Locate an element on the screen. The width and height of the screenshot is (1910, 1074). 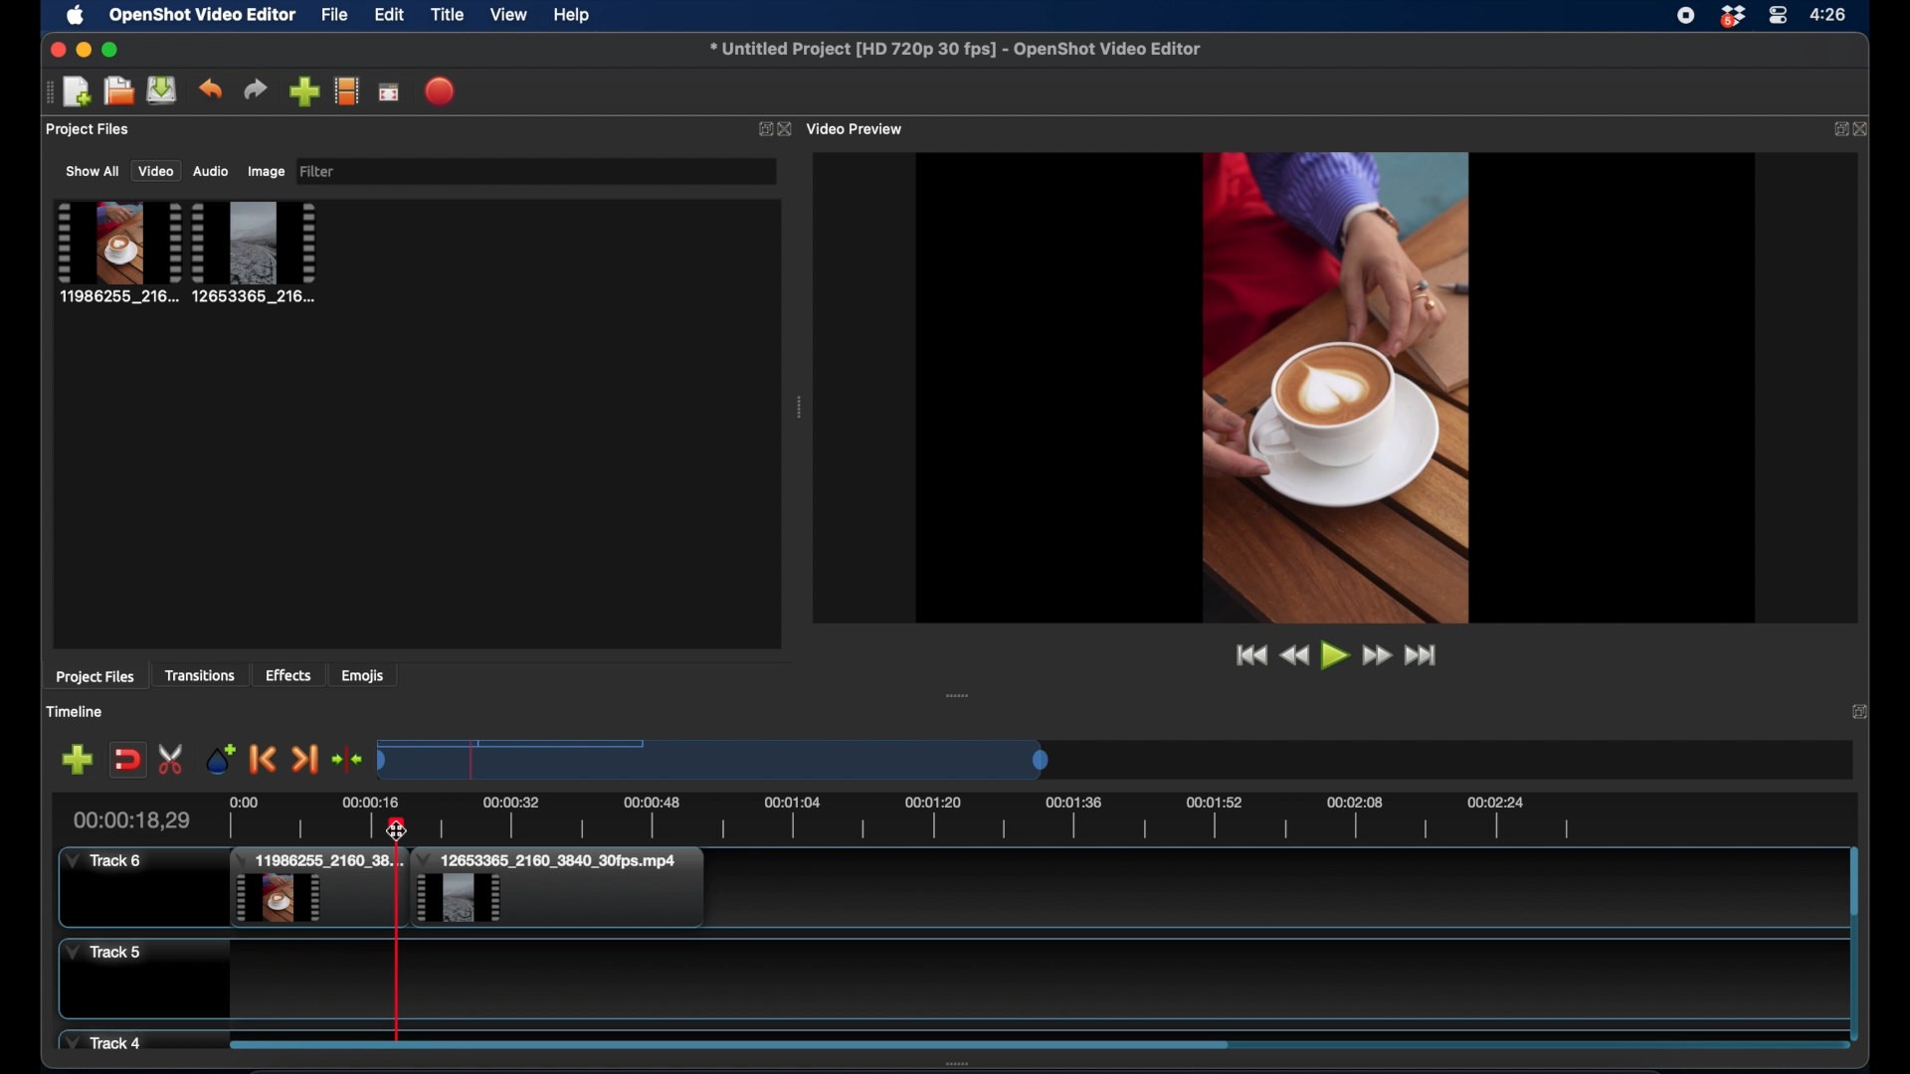
drag handle is located at coordinates (800, 408).